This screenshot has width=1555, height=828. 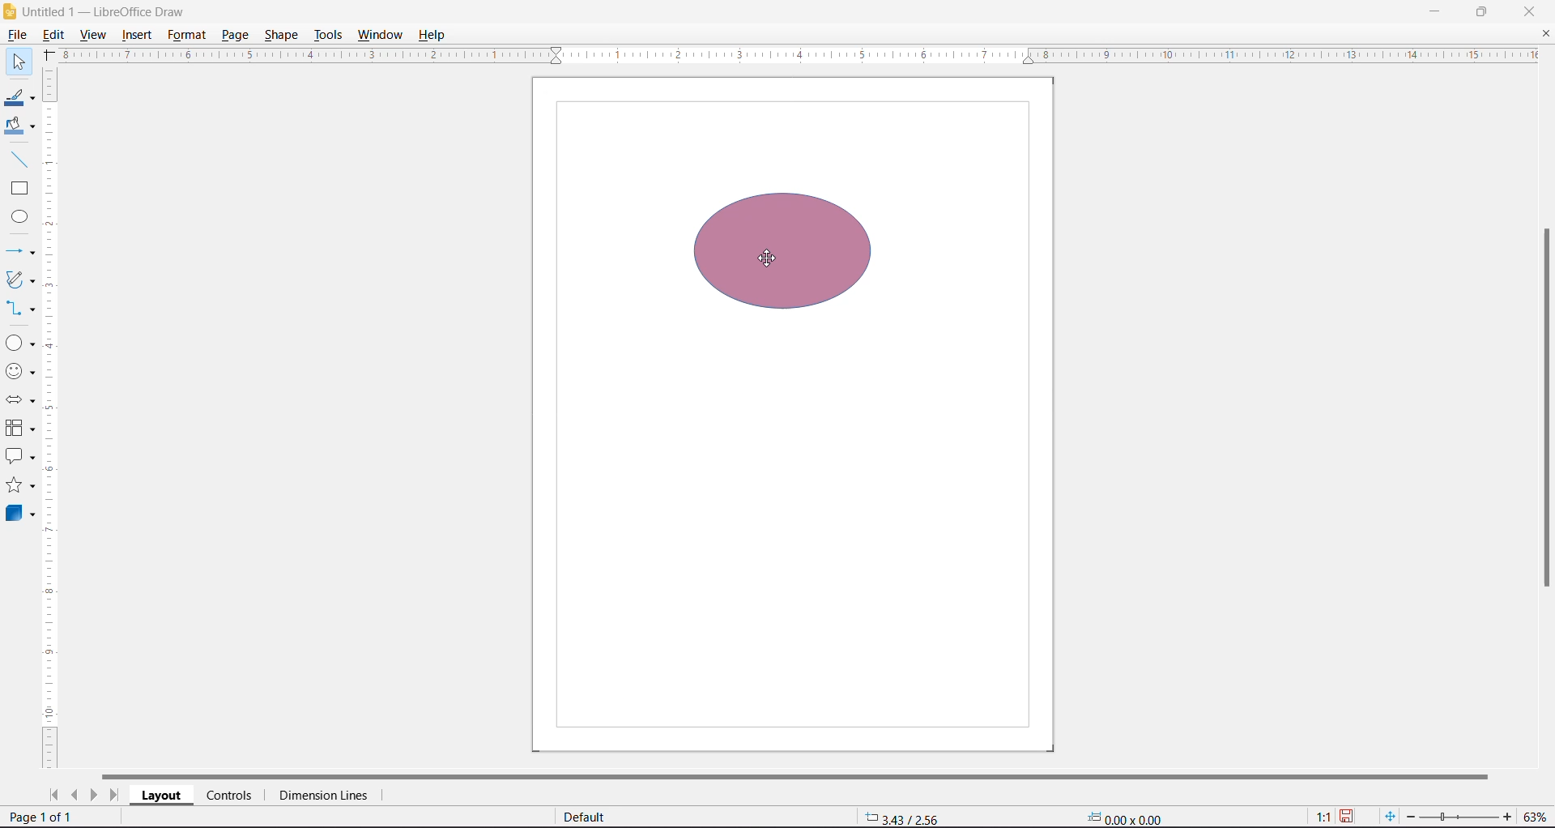 I want to click on Vertical Scroll Bar, so click(x=1545, y=410).